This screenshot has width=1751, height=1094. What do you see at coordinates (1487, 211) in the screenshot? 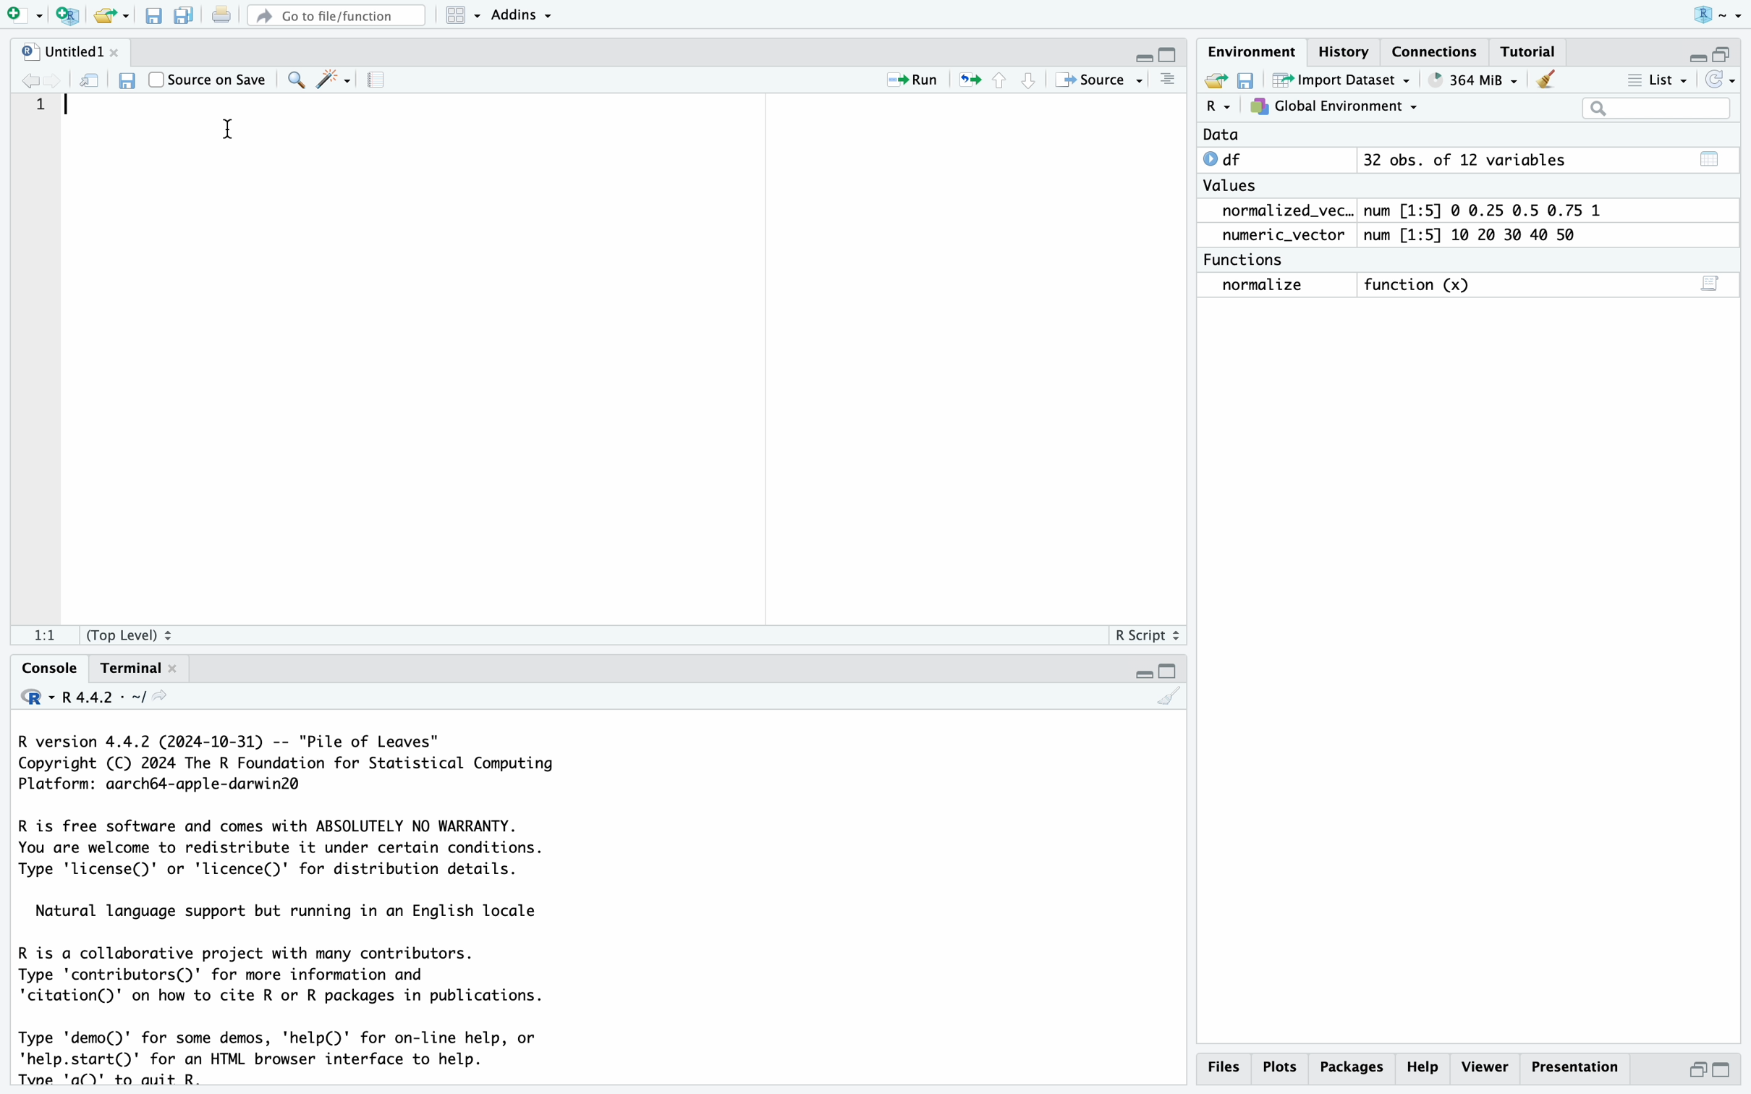
I see `num [1:5] 0 0.25 0.5 0.75 1` at bounding box center [1487, 211].